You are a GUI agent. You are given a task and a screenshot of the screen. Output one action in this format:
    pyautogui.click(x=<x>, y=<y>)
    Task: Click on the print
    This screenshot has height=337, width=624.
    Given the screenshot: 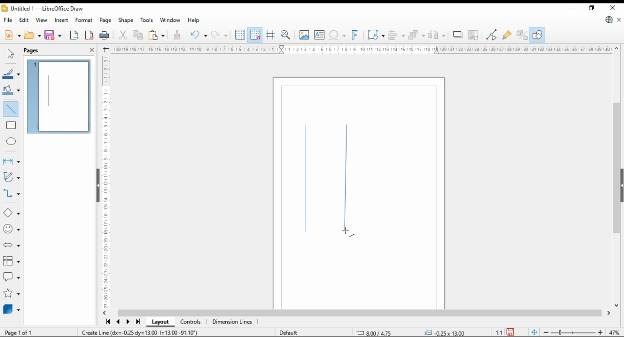 What is the action you would take?
    pyautogui.click(x=105, y=35)
    